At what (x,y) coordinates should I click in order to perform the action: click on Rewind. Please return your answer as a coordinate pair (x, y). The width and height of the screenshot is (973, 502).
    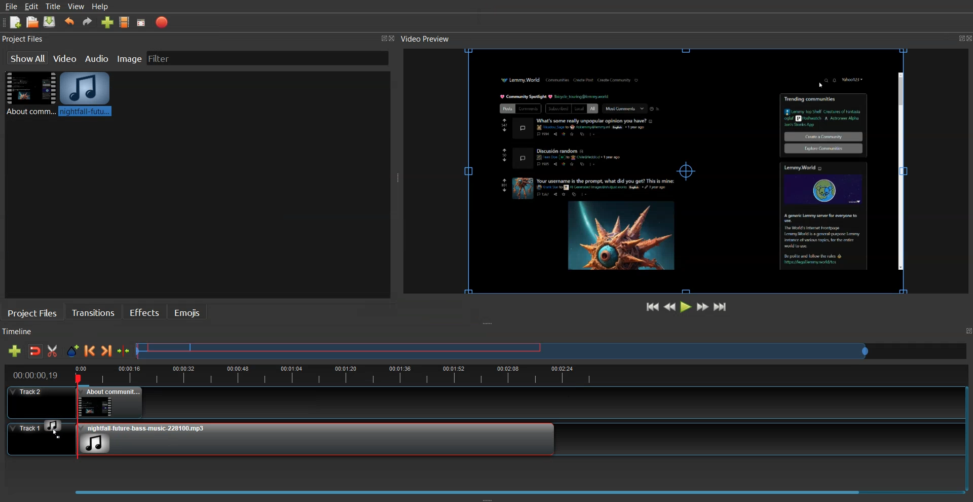
    Looking at the image, I should click on (670, 306).